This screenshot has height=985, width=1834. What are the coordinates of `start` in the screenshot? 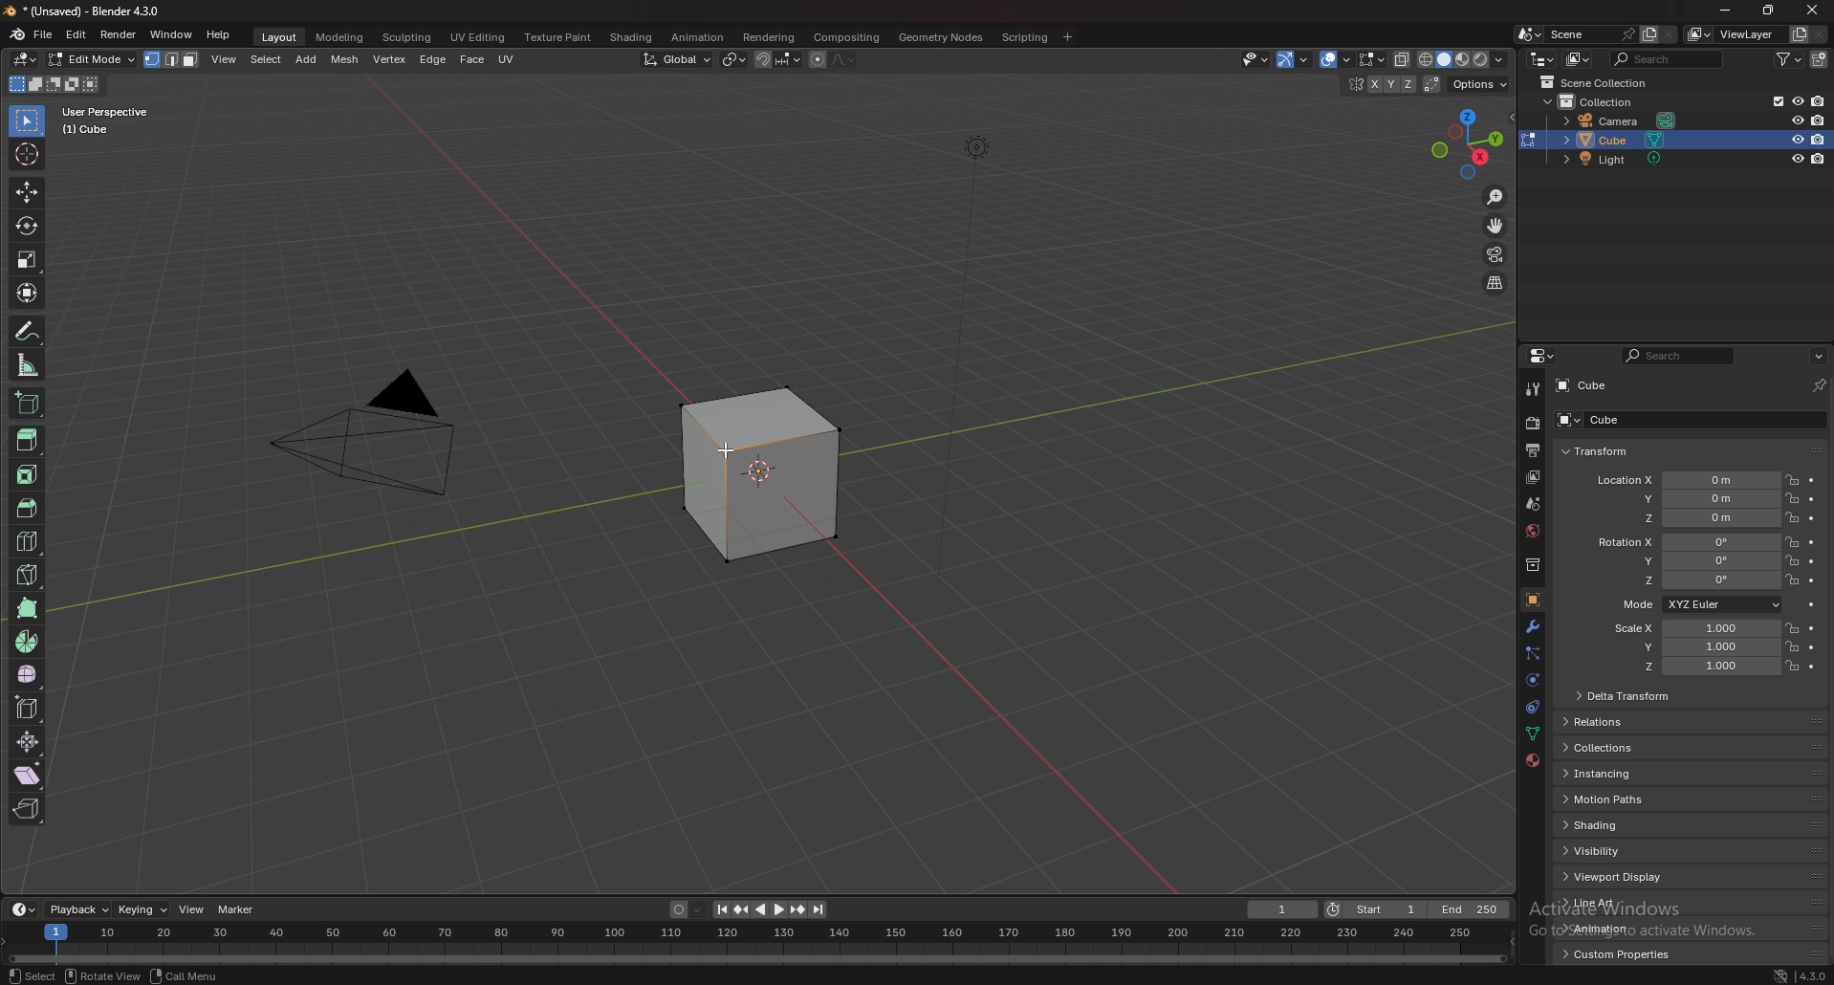 It's located at (1372, 909).